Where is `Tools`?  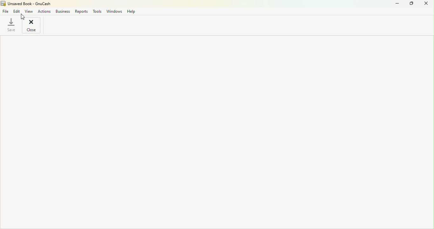 Tools is located at coordinates (97, 12).